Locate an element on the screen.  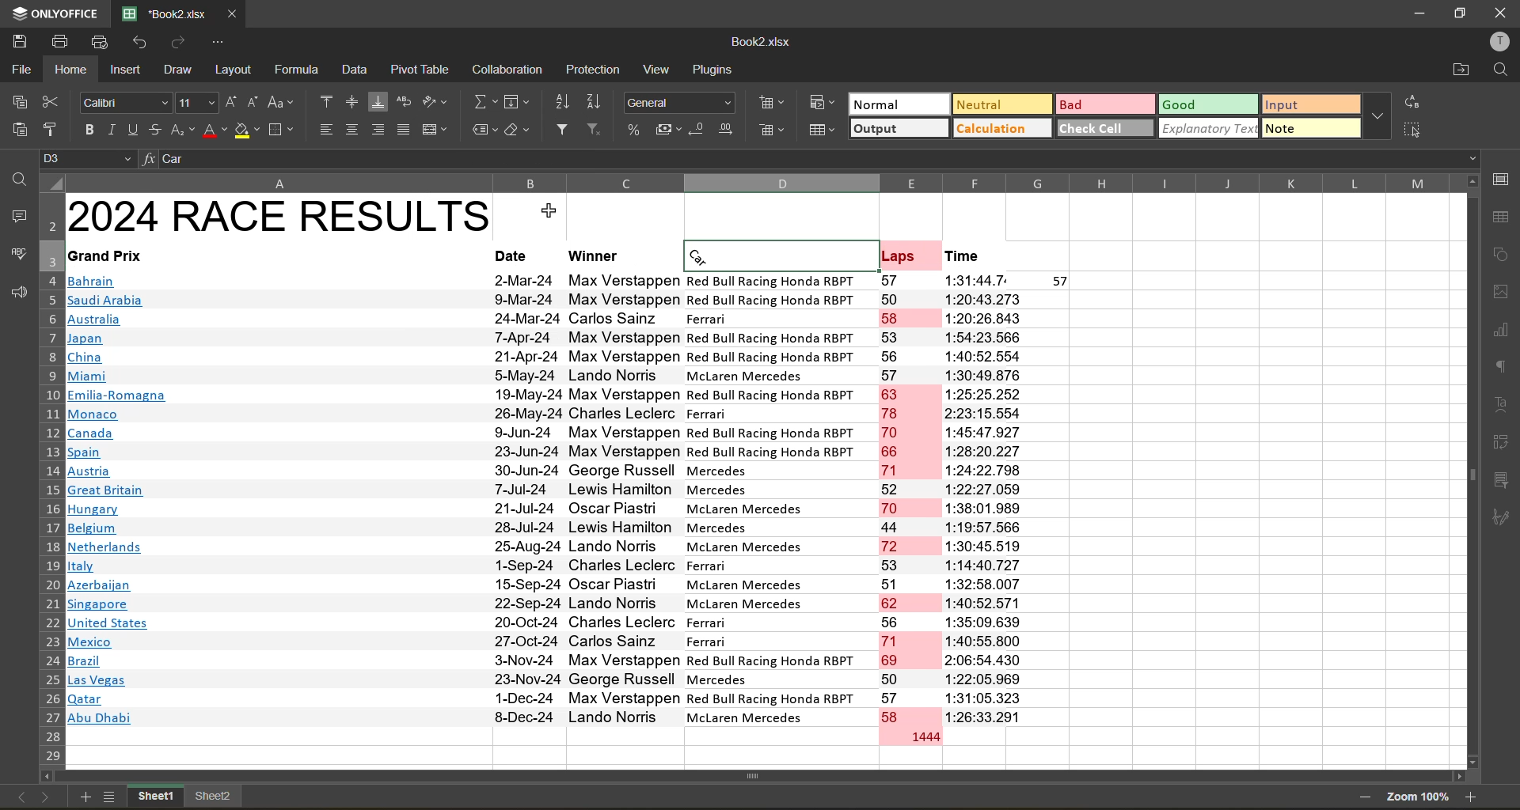
neutral is located at coordinates (1001, 104).